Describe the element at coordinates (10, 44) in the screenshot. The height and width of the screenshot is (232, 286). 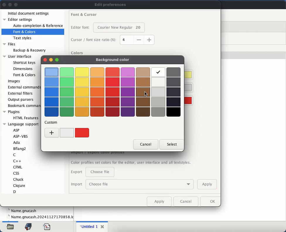
I see `Files` at that location.